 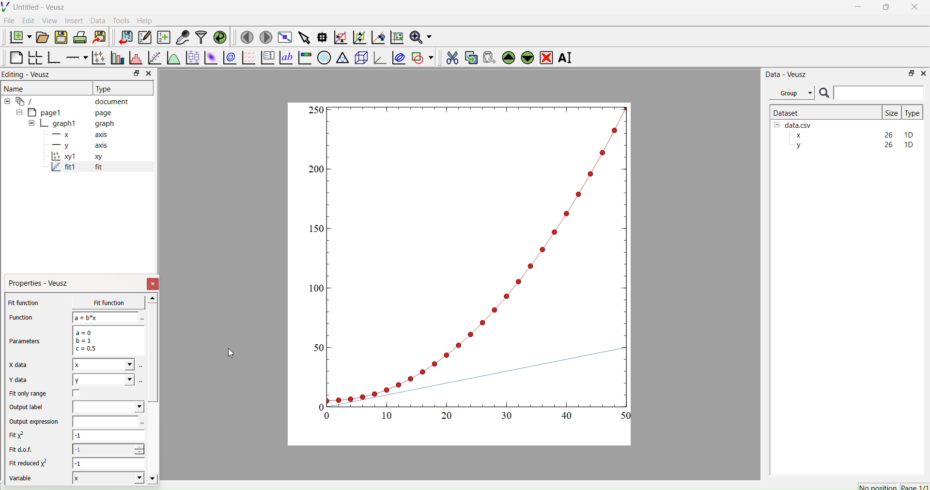 I want to click on Ternary graph, so click(x=343, y=57).